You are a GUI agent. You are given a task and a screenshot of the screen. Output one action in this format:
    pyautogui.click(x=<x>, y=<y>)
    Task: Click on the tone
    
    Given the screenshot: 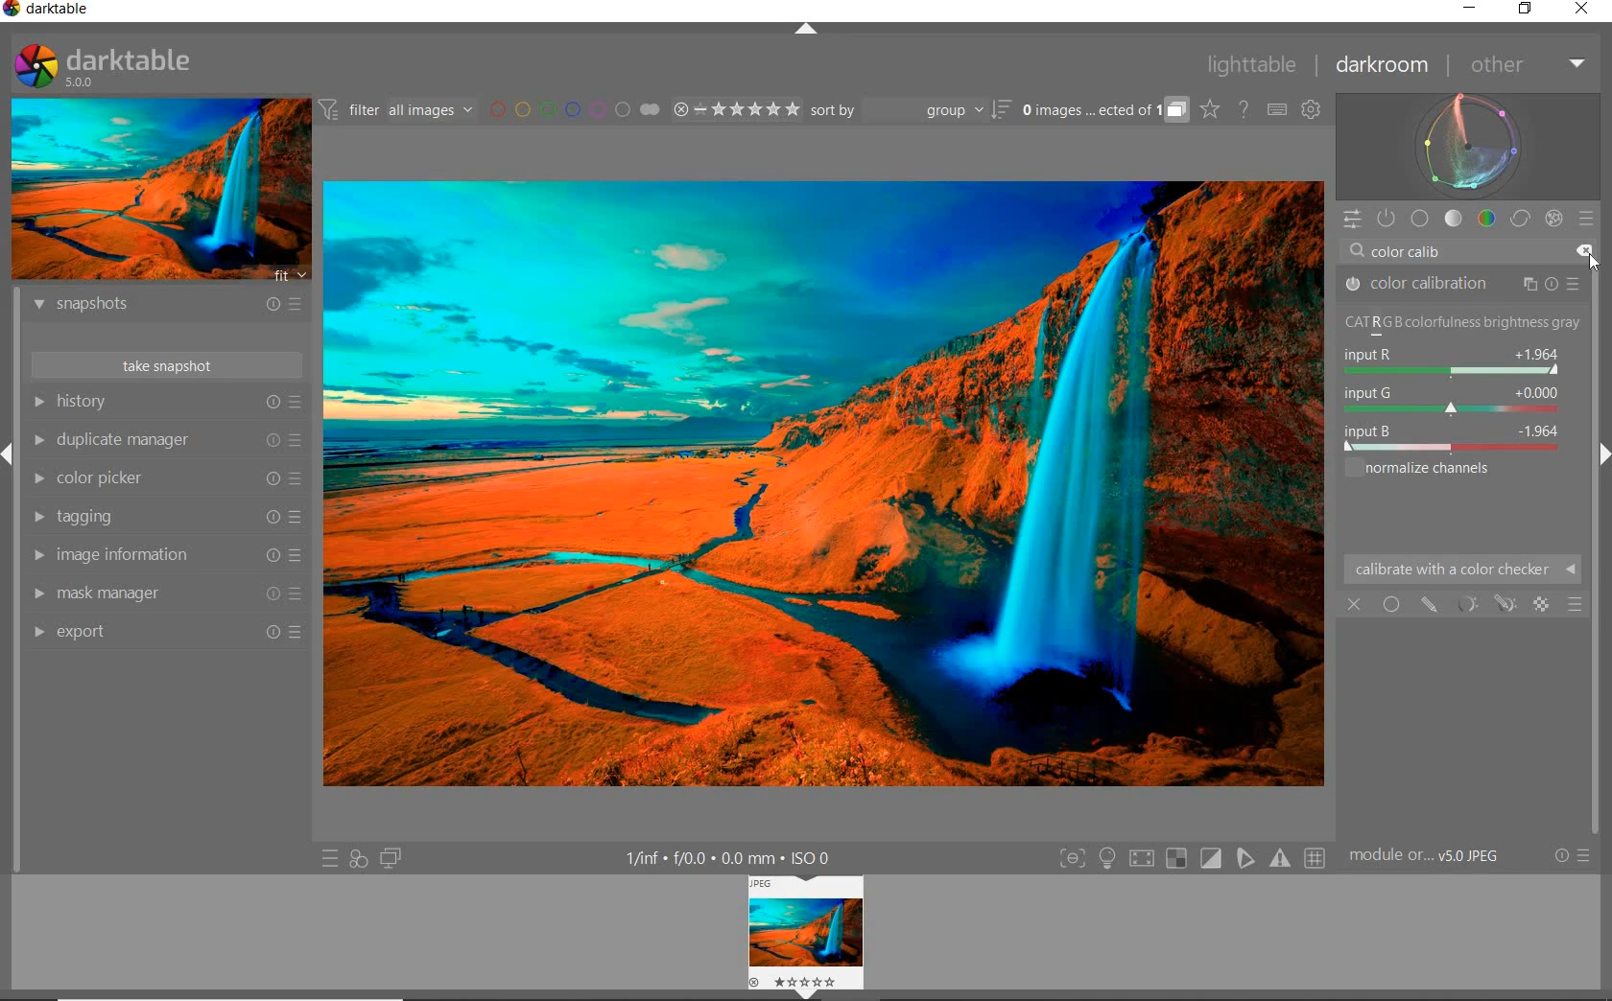 What is the action you would take?
    pyautogui.click(x=1454, y=219)
    